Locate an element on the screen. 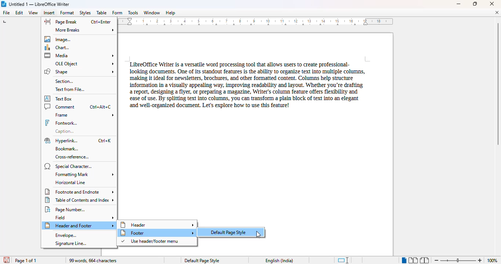 The height and width of the screenshot is (264, 501). hyperlink is located at coordinates (78, 140).